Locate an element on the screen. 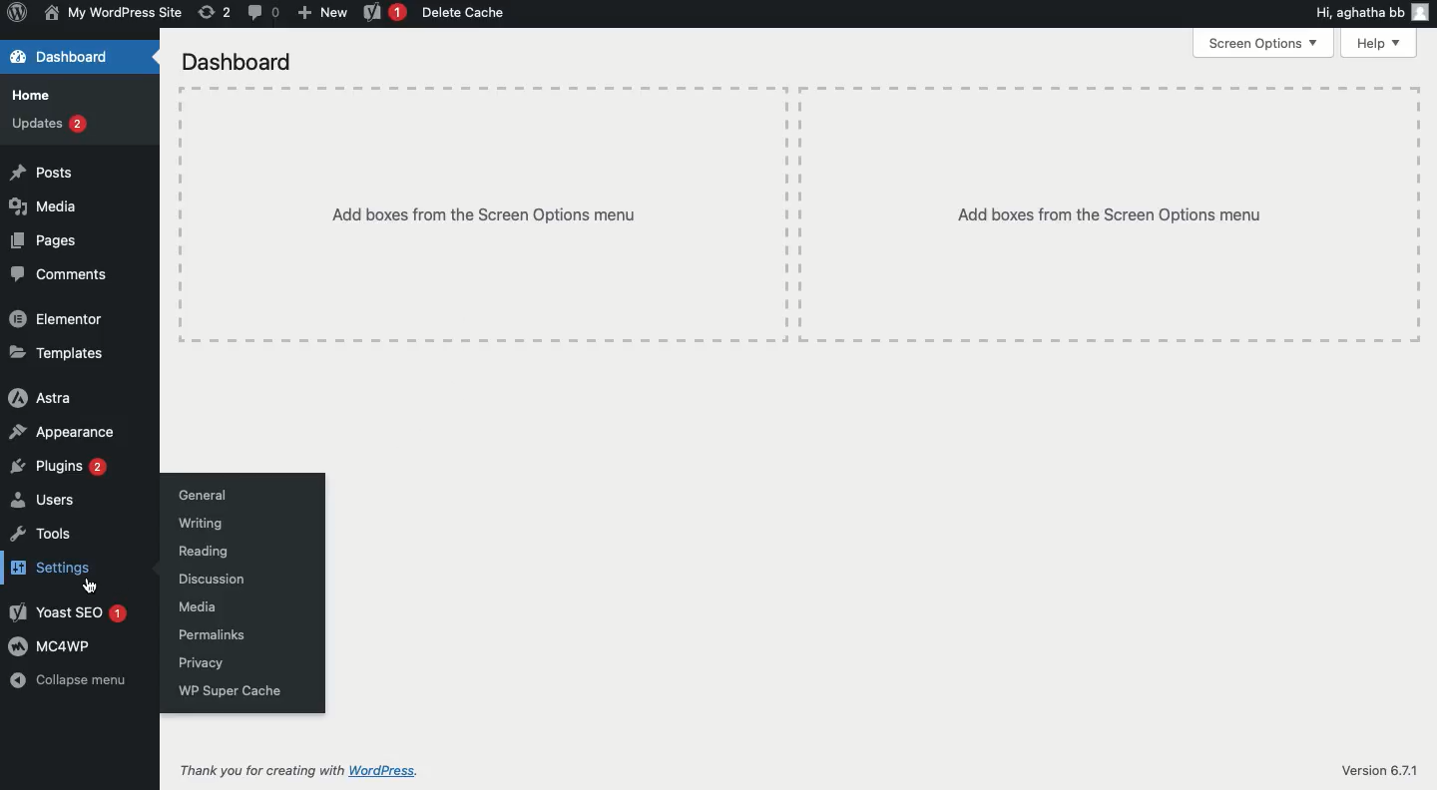 Image resolution: width=1437 pixels, height=790 pixels. Astra is located at coordinates (40, 399).